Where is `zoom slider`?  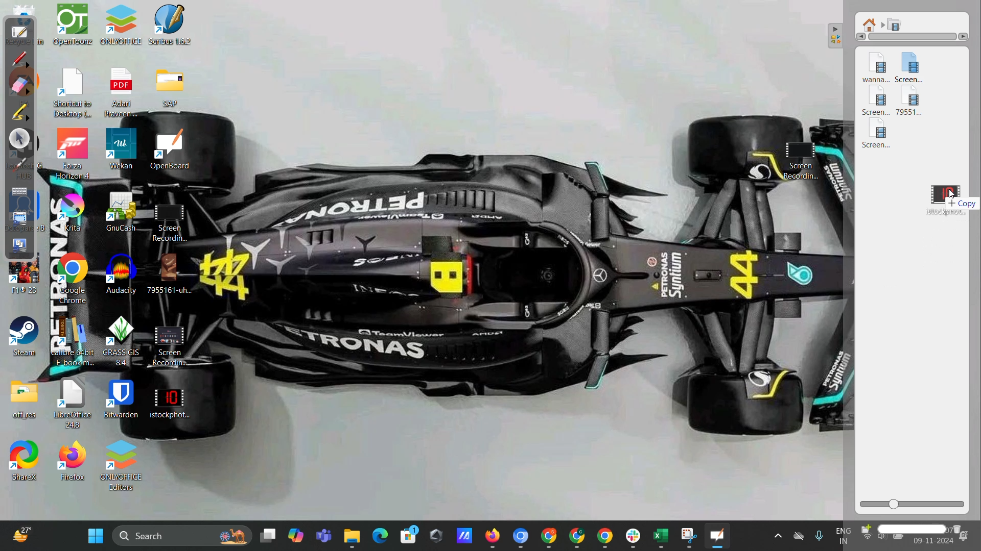
zoom slider is located at coordinates (914, 504).